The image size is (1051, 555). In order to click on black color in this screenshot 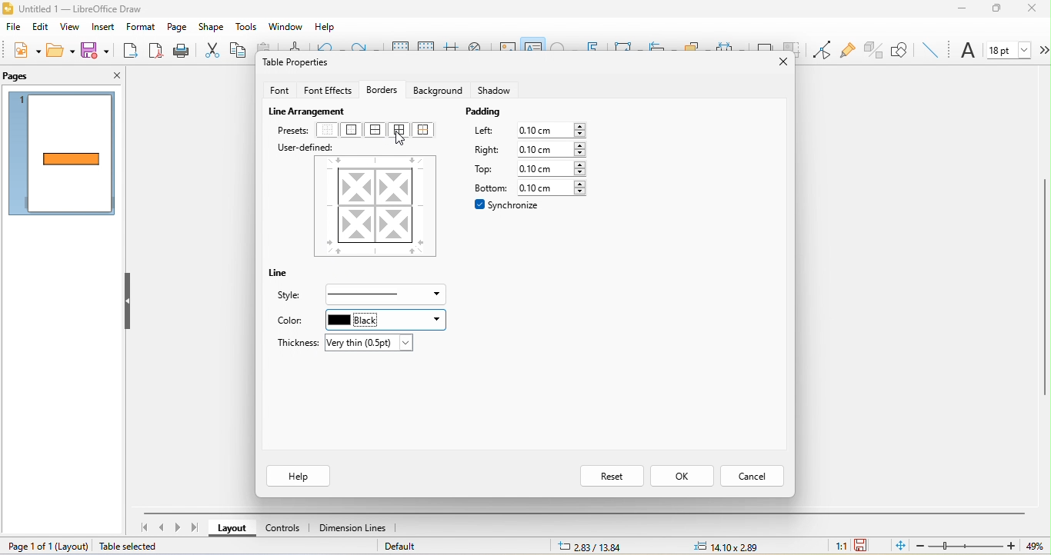, I will do `click(384, 320)`.